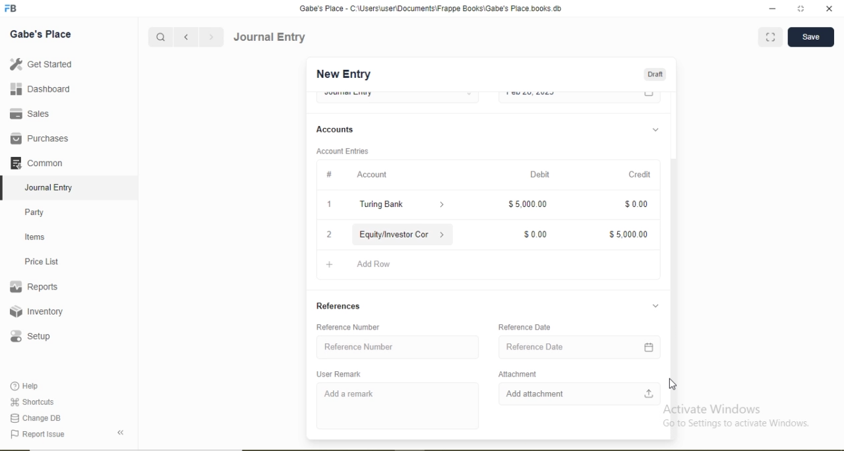  Describe the element at coordinates (30, 336) in the screenshot. I see `Setup` at that location.